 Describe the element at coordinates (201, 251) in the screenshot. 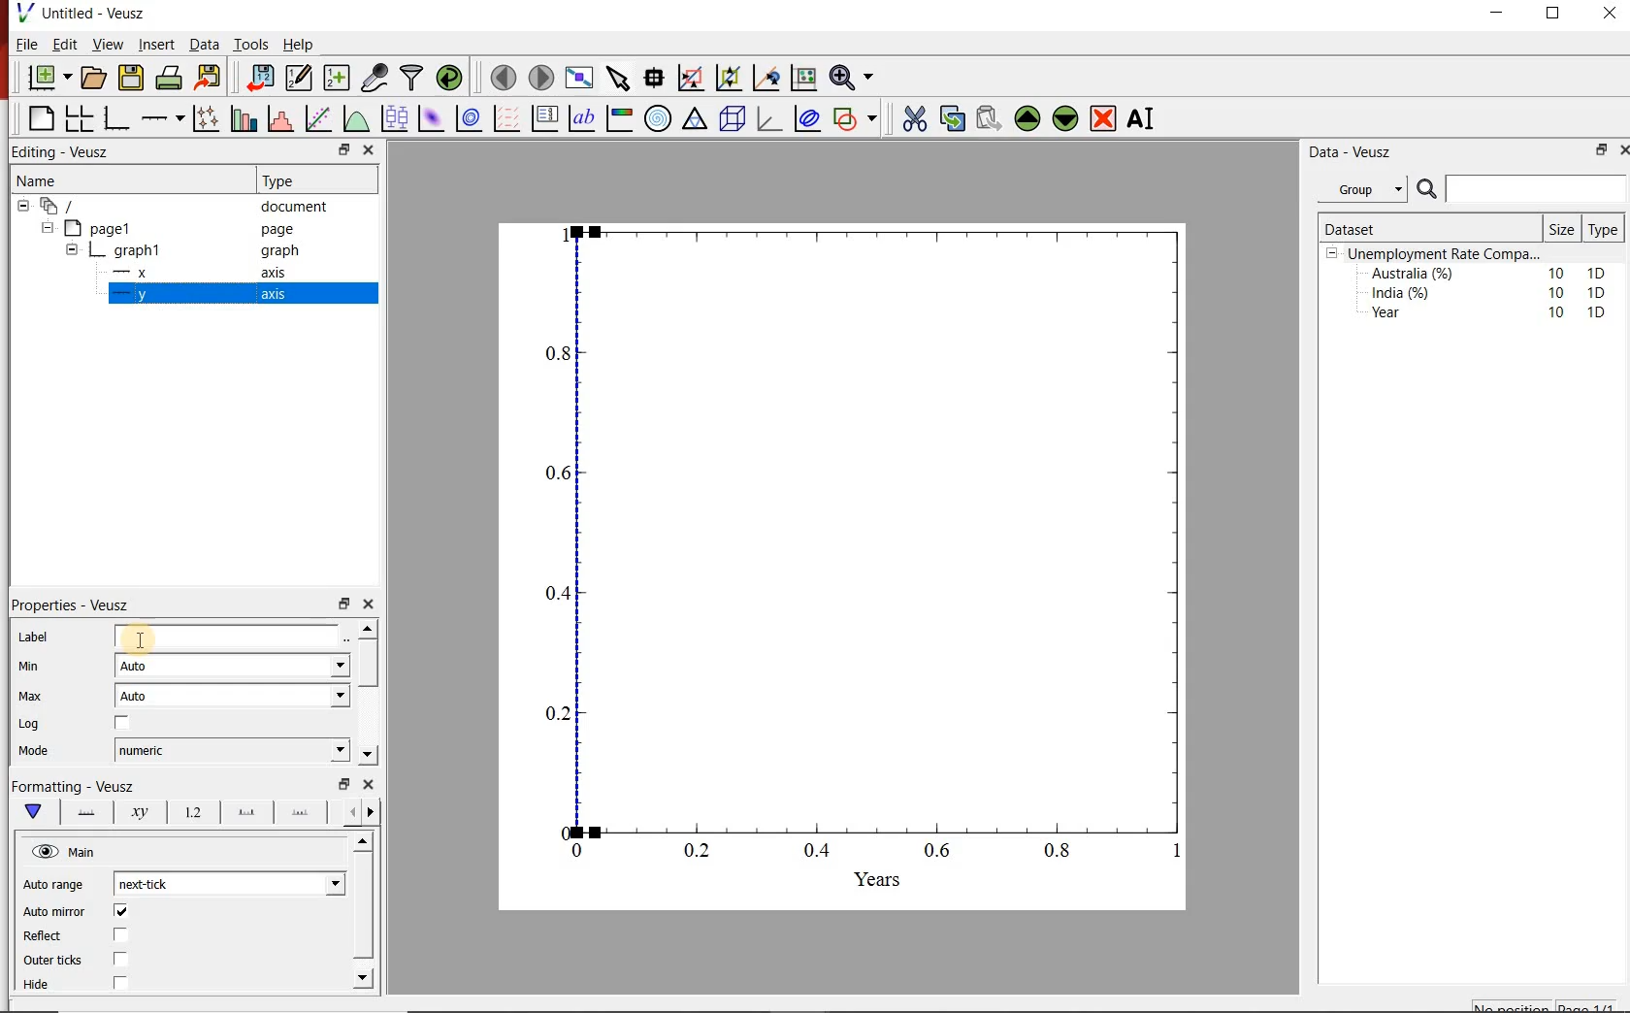

I see `graph1
pl graph` at that location.